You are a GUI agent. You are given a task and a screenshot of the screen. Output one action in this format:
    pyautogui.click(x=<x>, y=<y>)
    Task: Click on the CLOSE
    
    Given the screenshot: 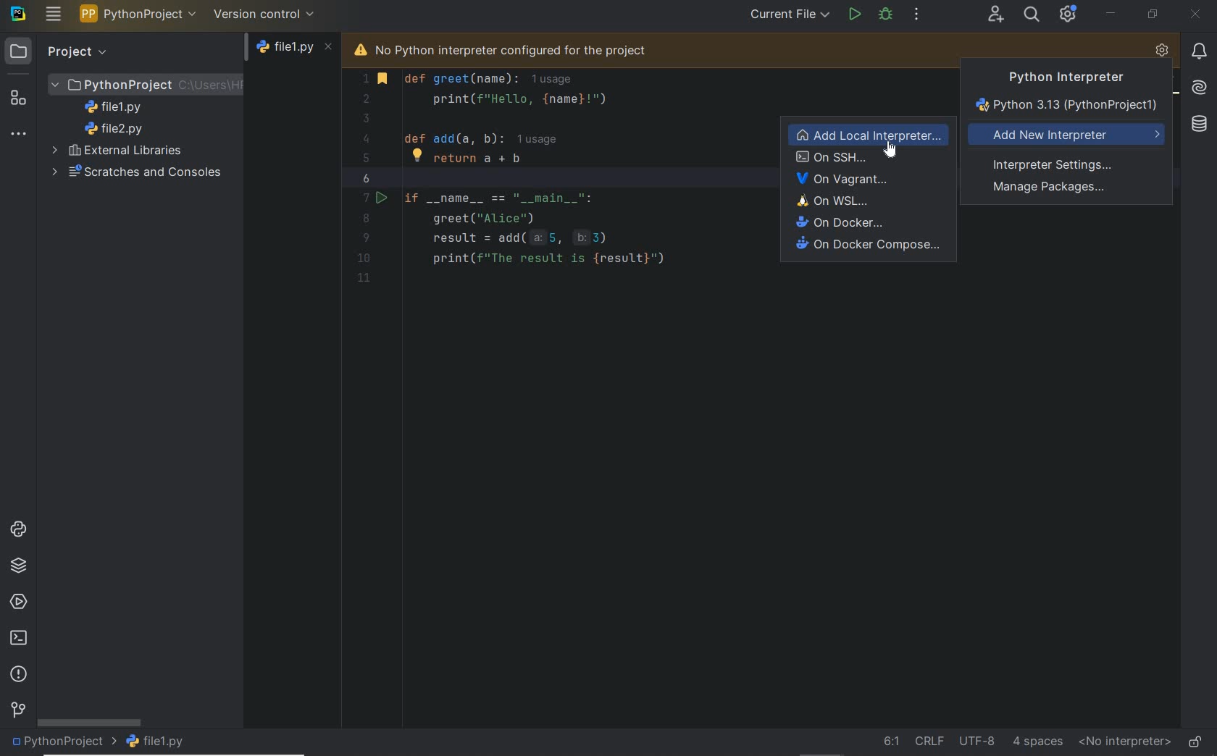 What is the action you would take?
    pyautogui.click(x=1196, y=16)
    